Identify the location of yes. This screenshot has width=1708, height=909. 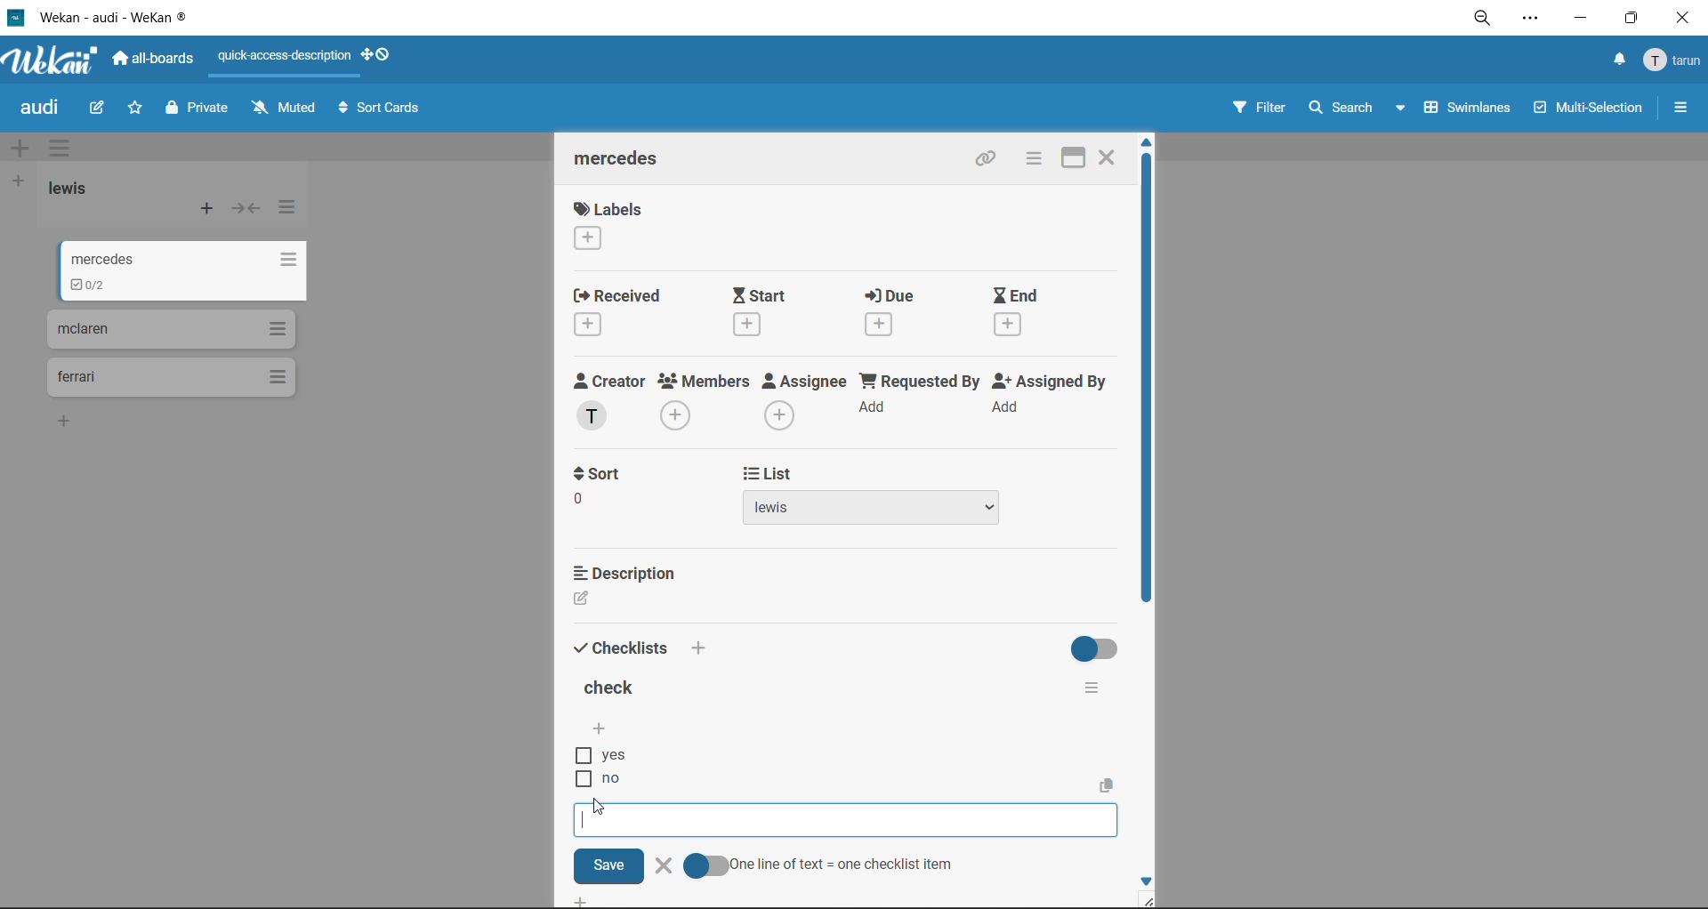
(613, 754).